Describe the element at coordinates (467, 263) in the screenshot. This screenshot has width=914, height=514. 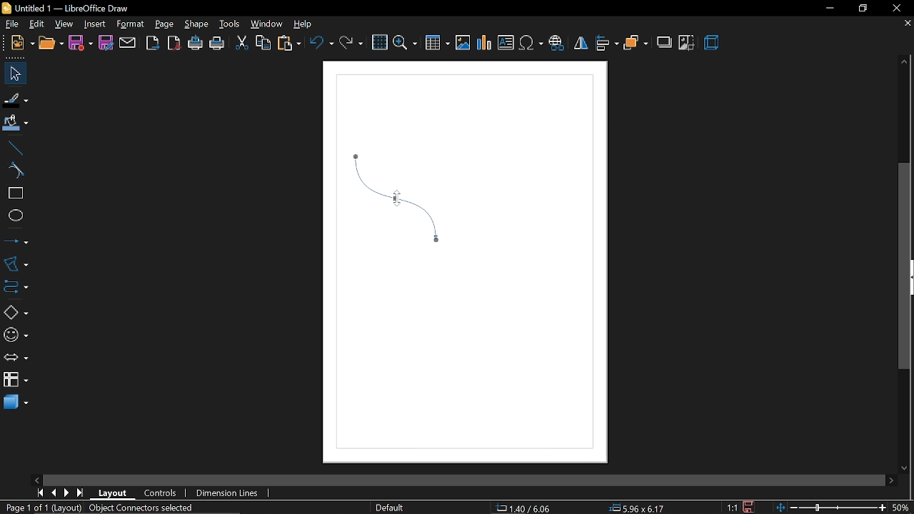
I see `Canvas` at that location.